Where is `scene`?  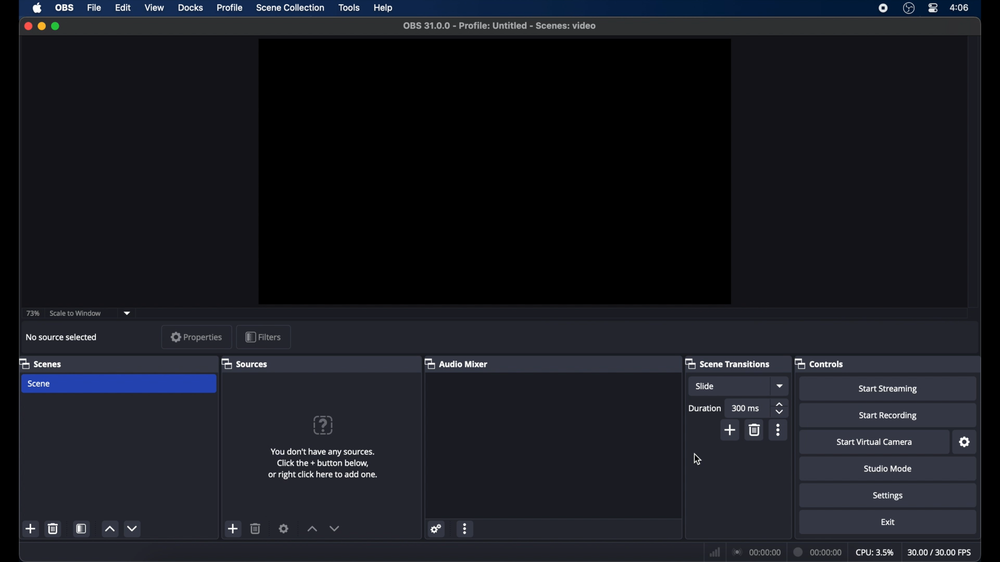 scene is located at coordinates (41, 363).